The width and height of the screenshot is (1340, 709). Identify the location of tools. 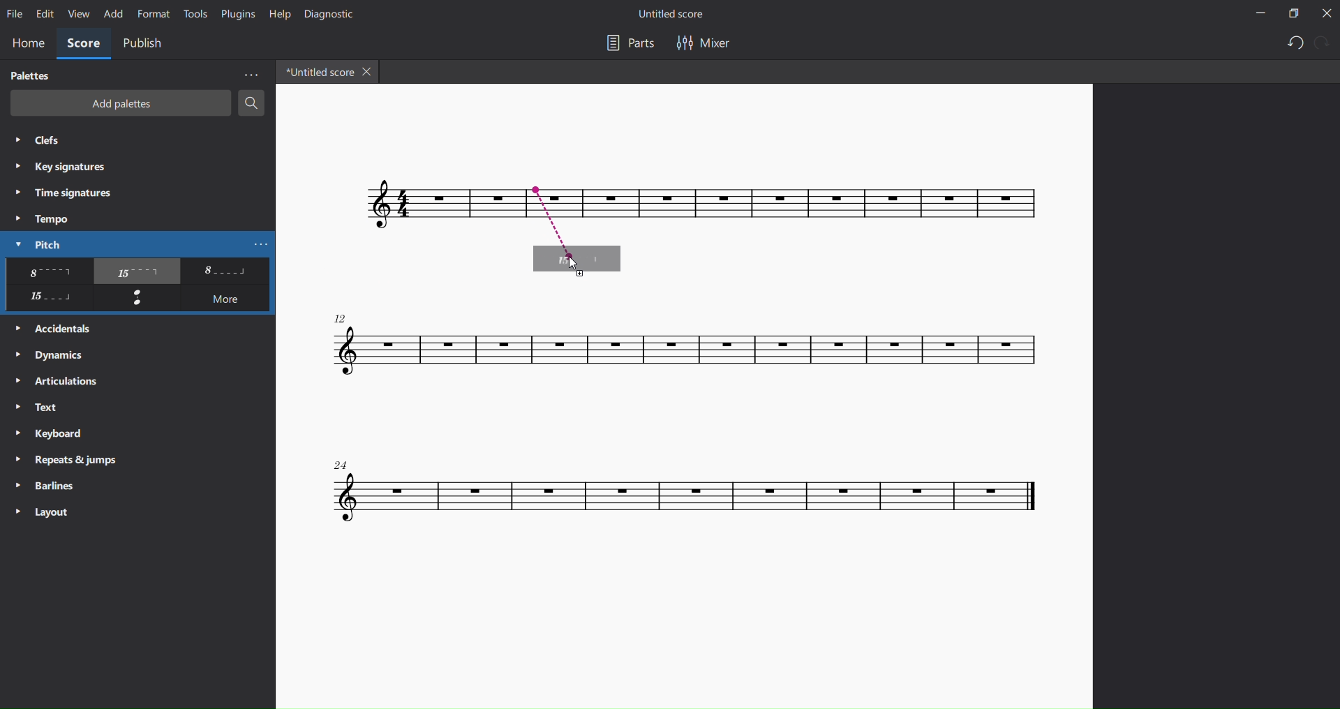
(195, 14).